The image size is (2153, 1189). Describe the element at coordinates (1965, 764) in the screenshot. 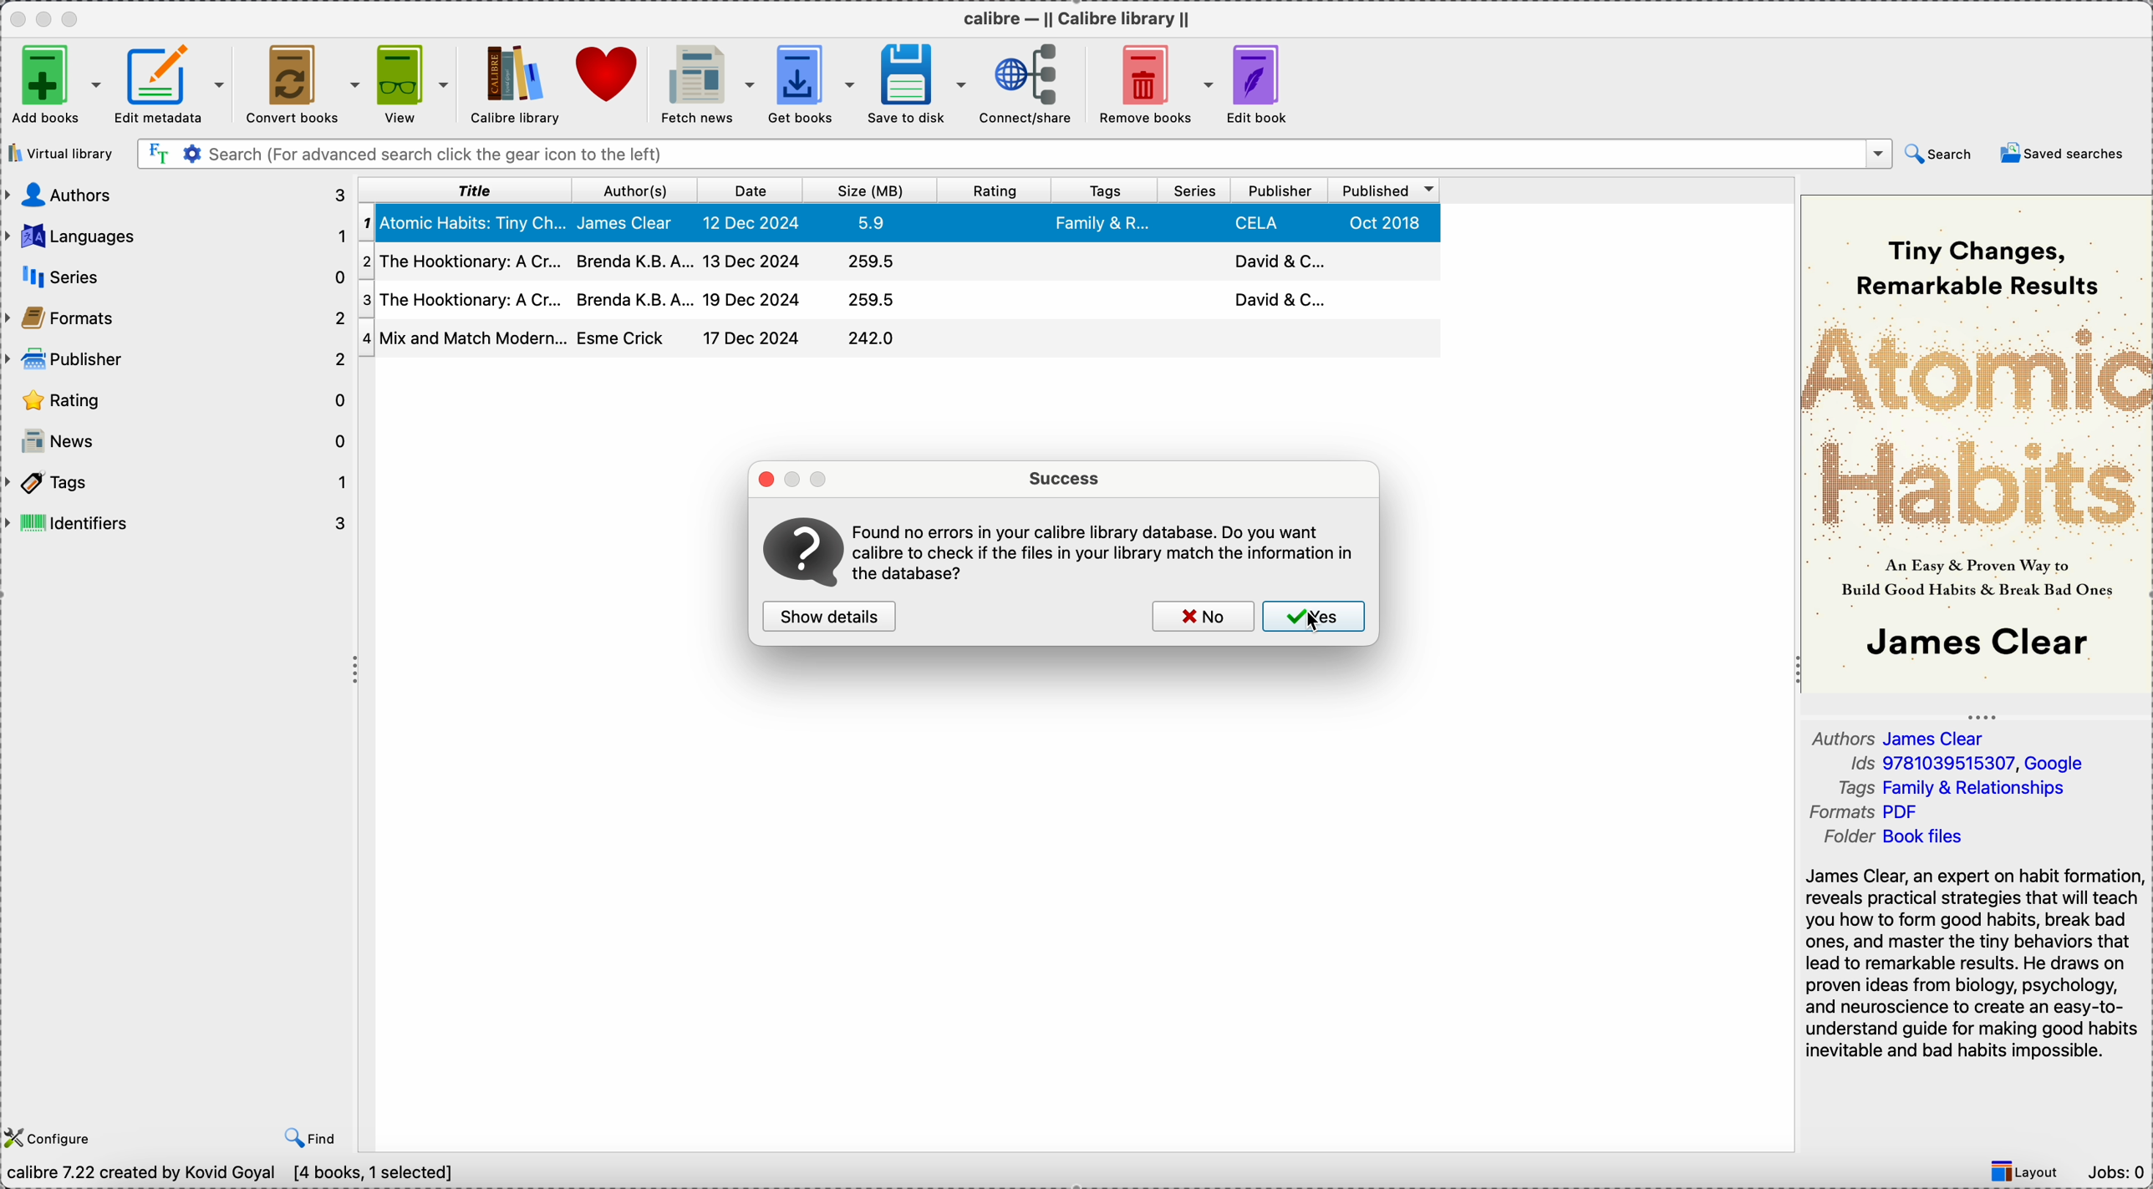

I see `ads` at that location.